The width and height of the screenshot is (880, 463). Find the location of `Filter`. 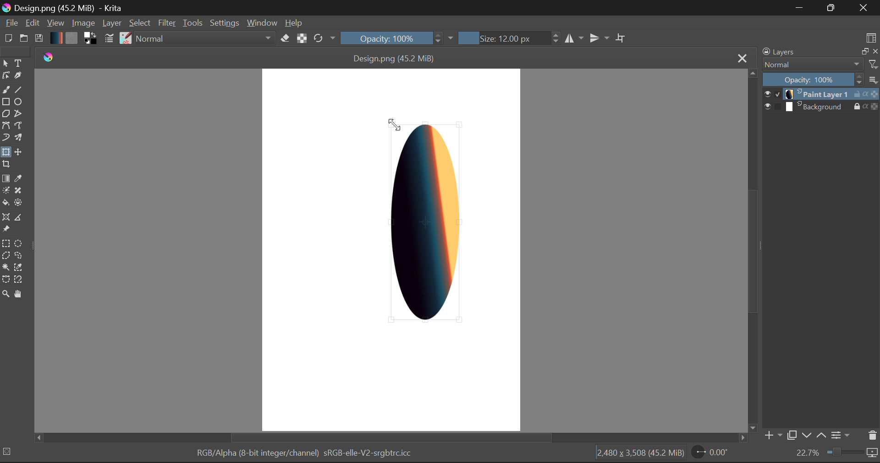

Filter is located at coordinates (167, 23).